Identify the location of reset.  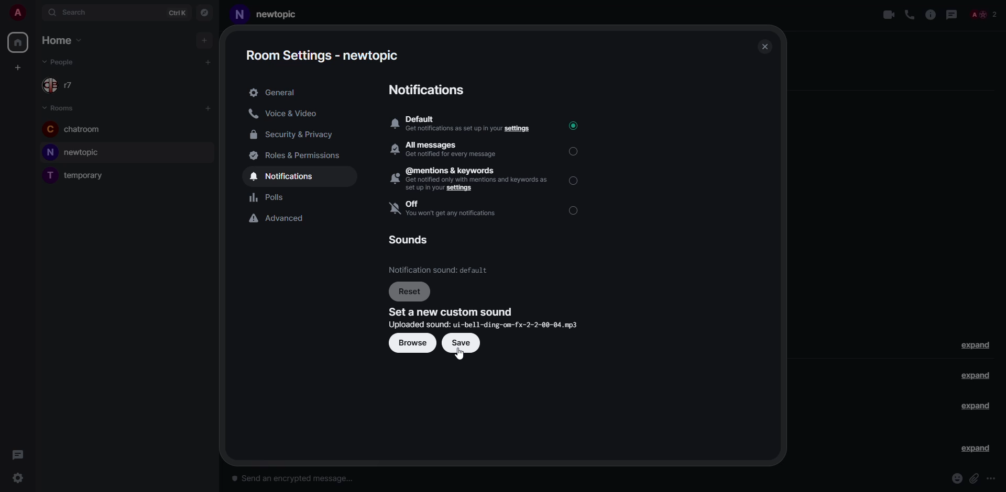
(410, 292).